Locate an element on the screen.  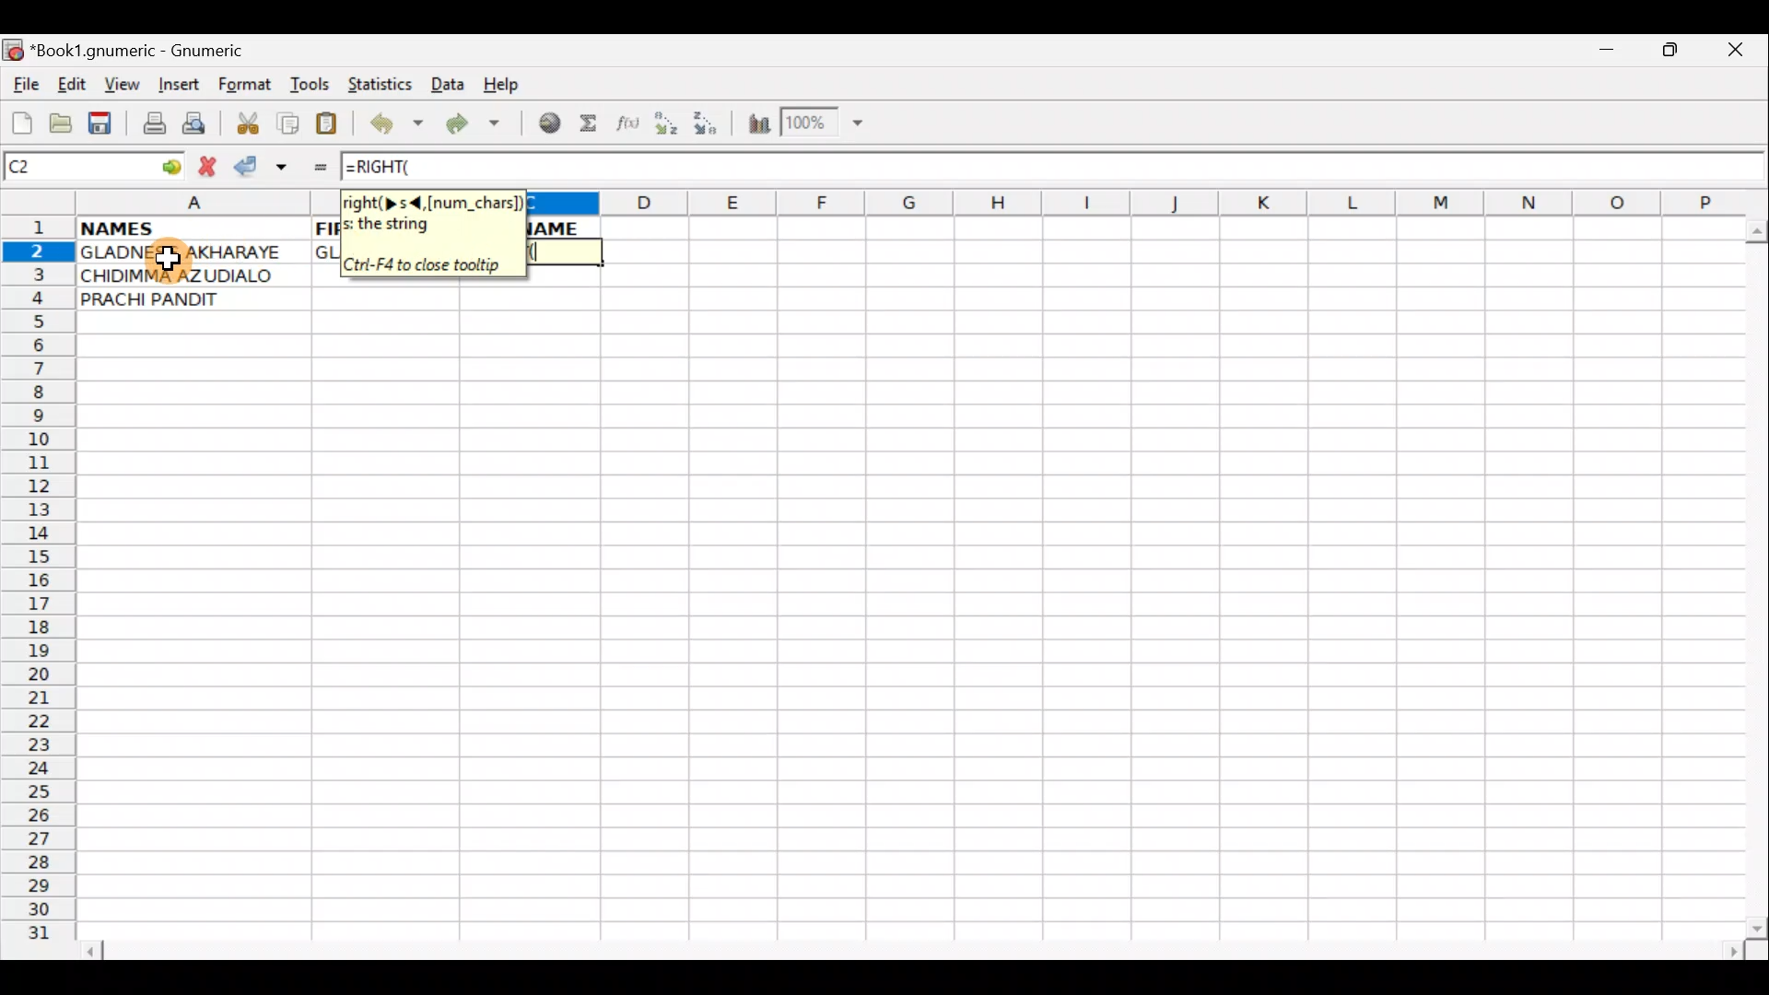
Enter formula is located at coordinates (311, 167).